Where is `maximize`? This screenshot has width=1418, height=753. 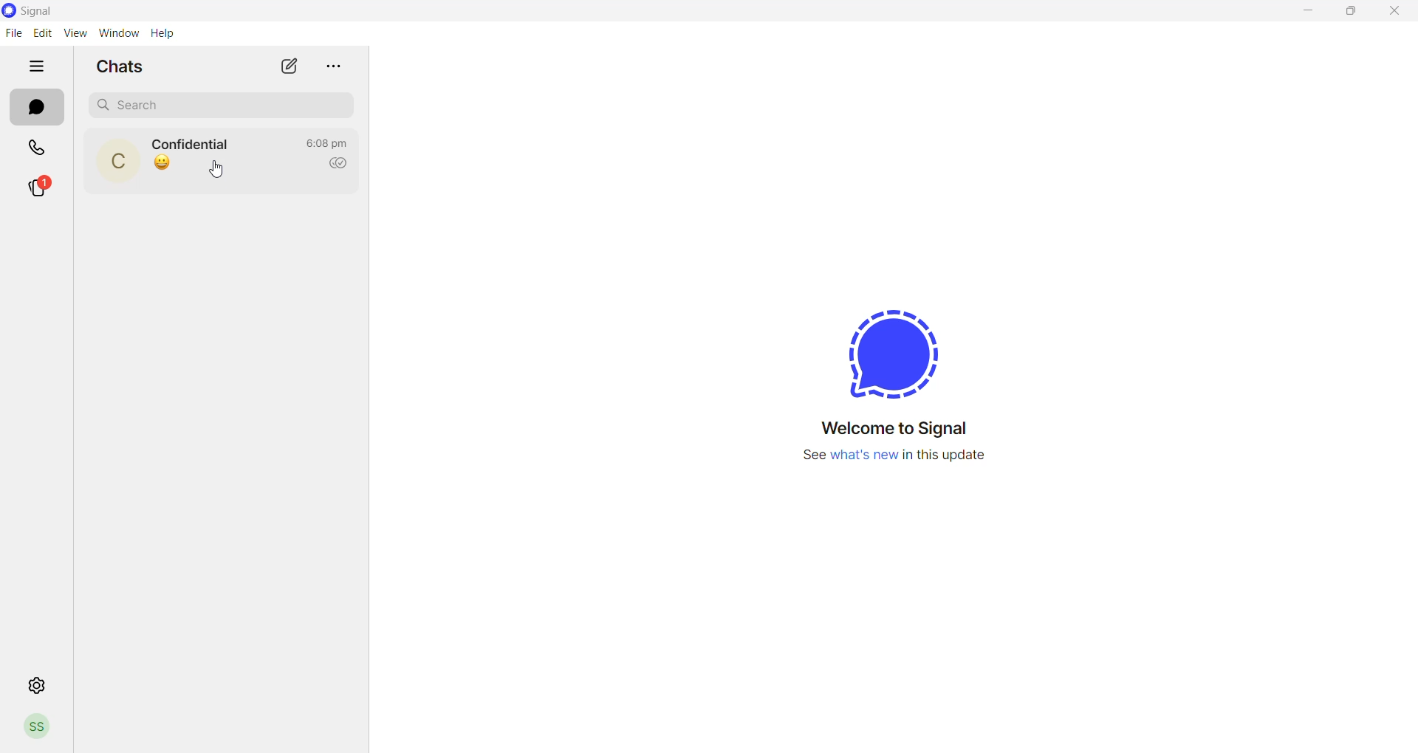 maximize is located at coordinates (1359, 13).